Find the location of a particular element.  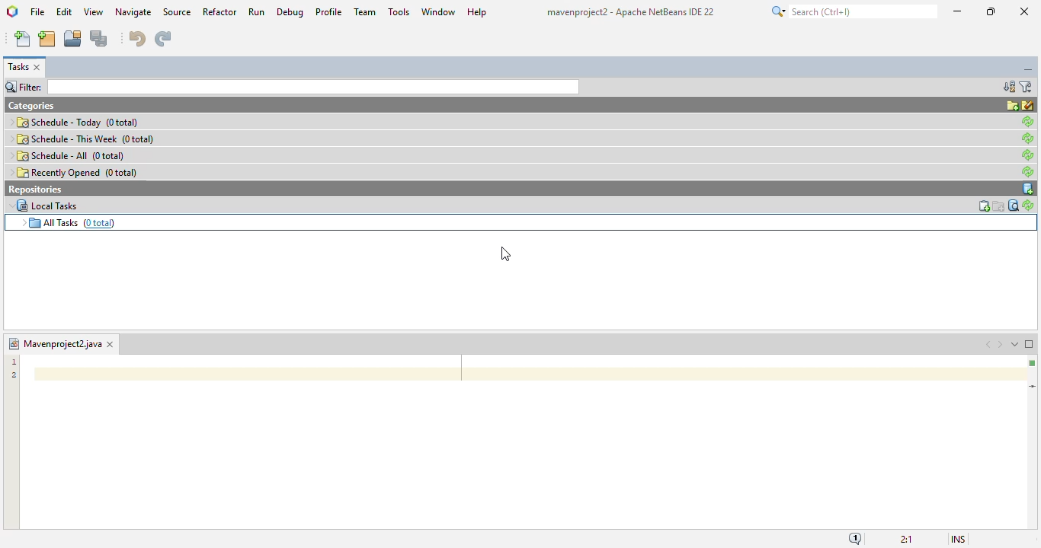

refresh is located at coordinates (1029, 171).